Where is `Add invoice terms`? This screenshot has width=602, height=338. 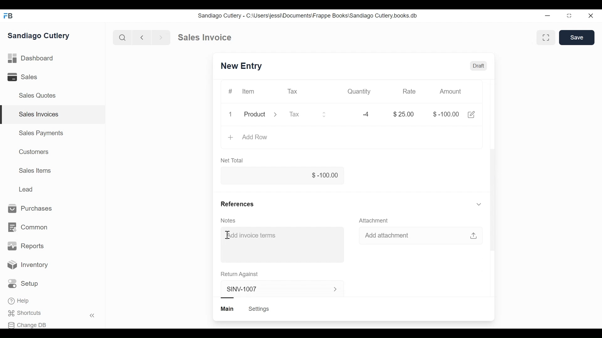
Add invoice terms is located at coordinates (251, 235).